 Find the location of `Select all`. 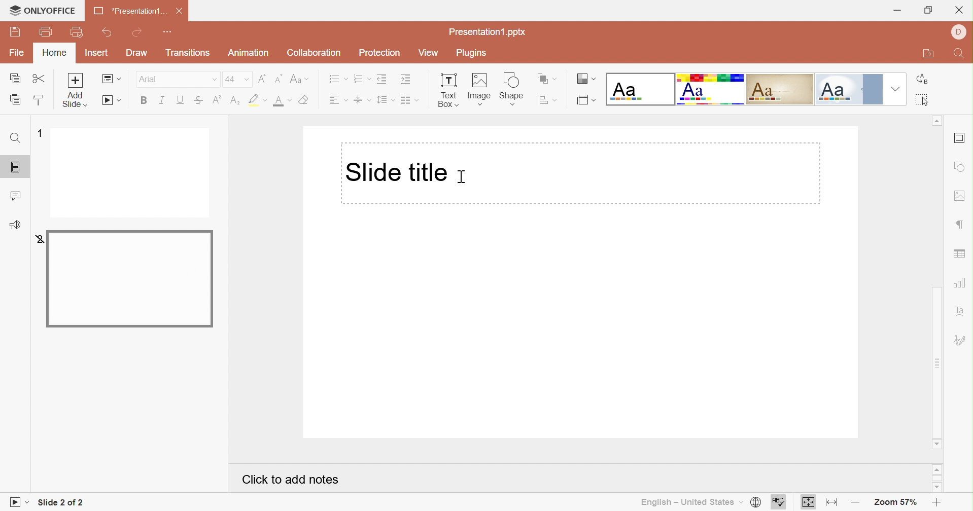

Select all is located at coordinates (923, 100).